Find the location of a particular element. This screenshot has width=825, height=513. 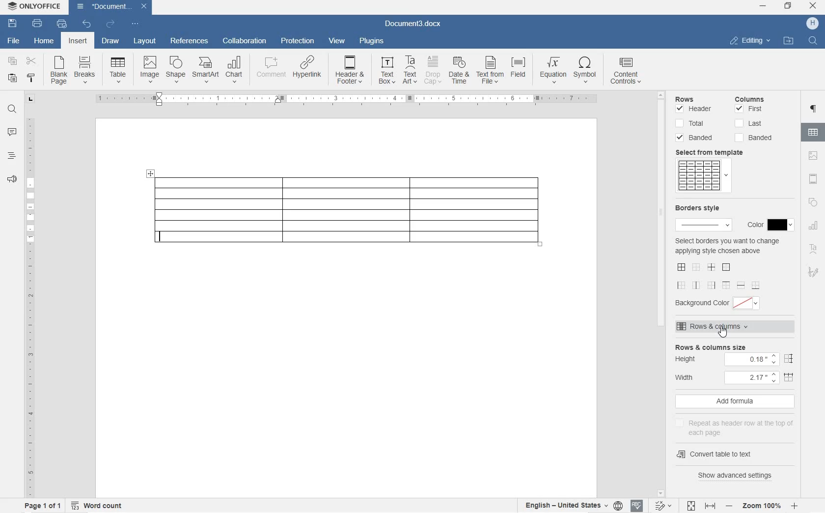

select border you want to change applying style chosen above is located at coordinates (727, 263).